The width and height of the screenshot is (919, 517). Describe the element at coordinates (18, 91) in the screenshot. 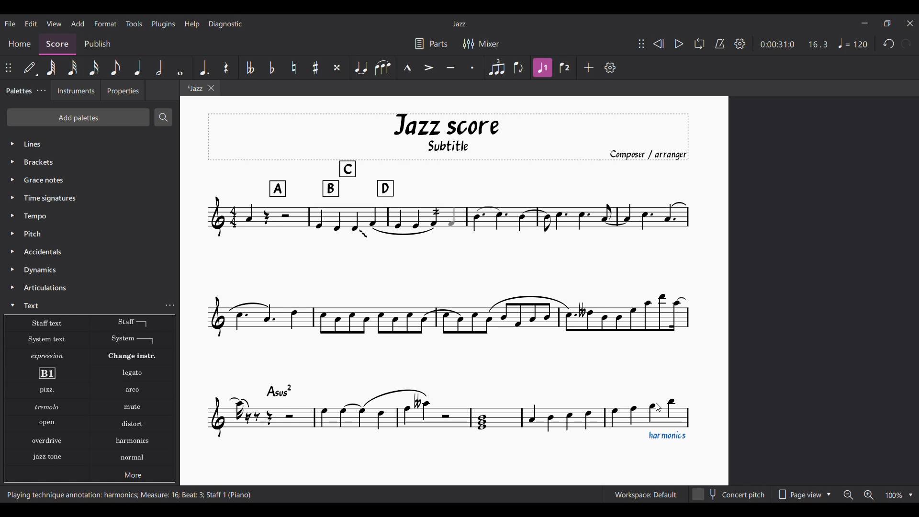

I see `Palettes` at that location.